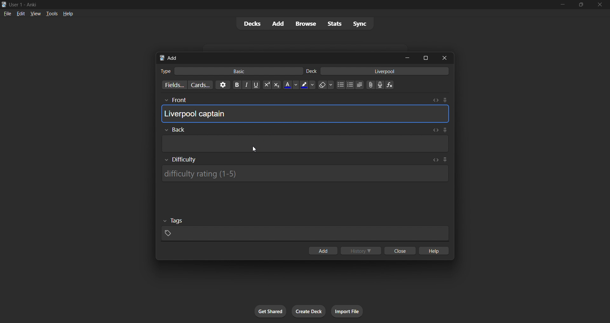  I want to click on Cursor, so click(255, 149).